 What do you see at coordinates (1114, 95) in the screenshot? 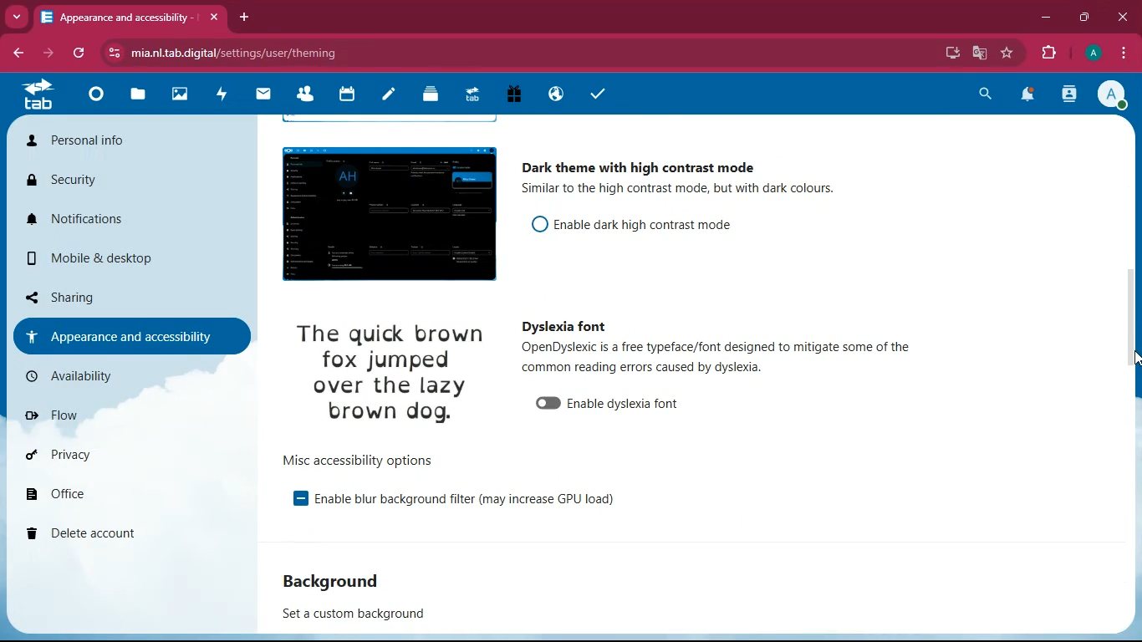
I see `profile` at bounding box center [1114, 95].